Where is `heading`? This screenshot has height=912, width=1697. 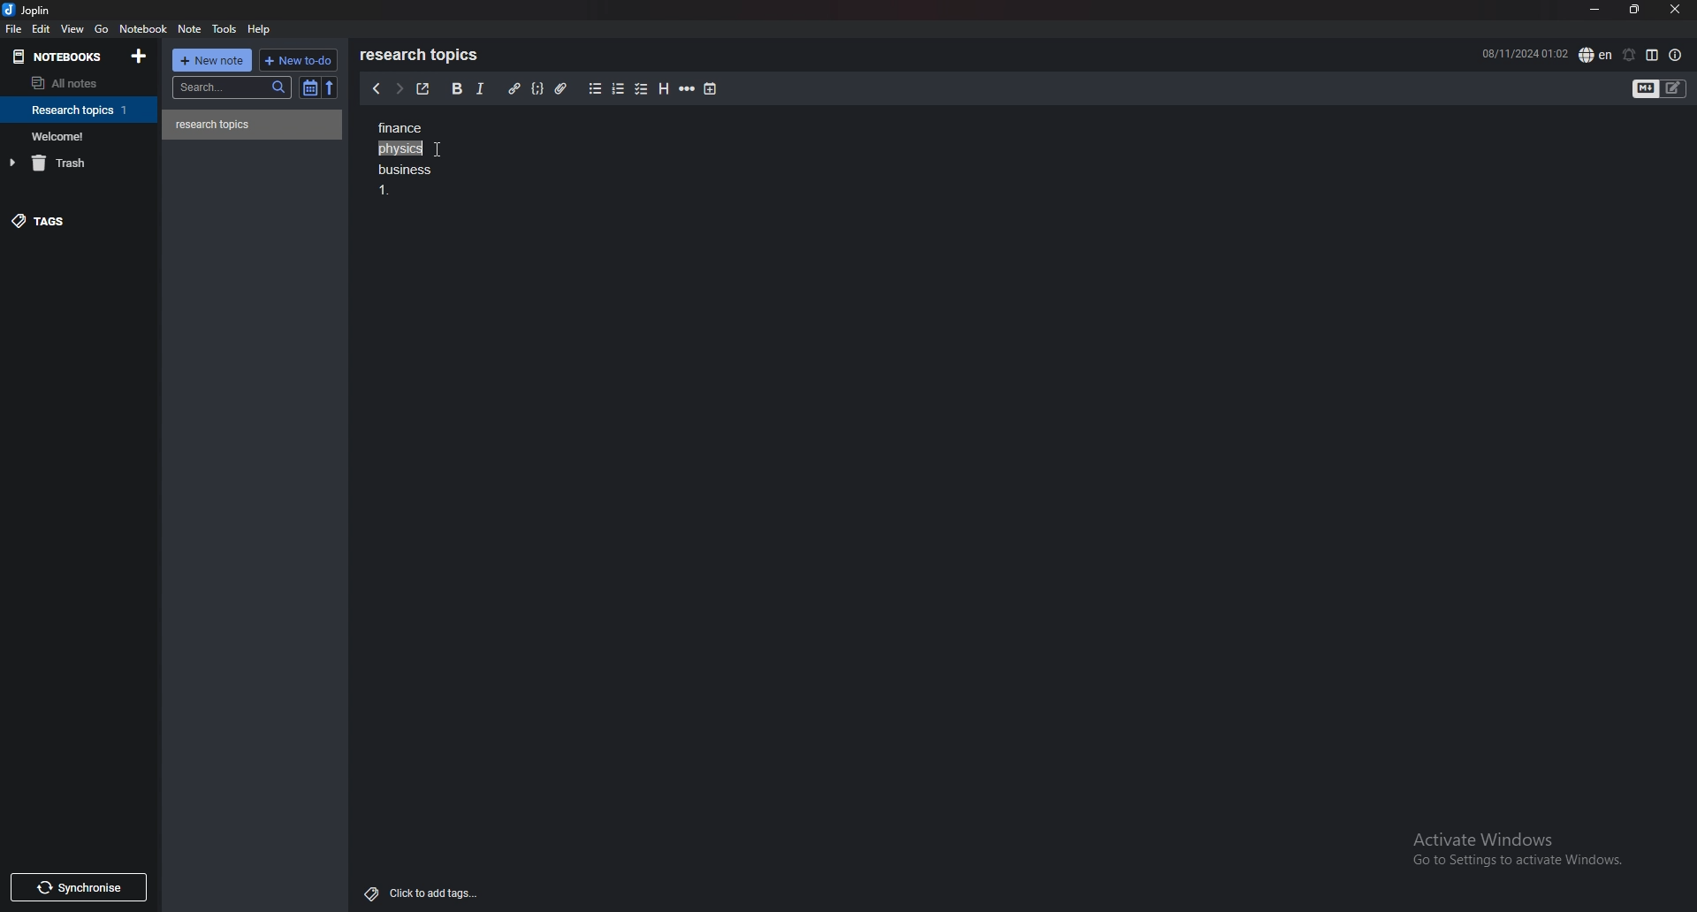 heading is located at coordinates (663, 89).